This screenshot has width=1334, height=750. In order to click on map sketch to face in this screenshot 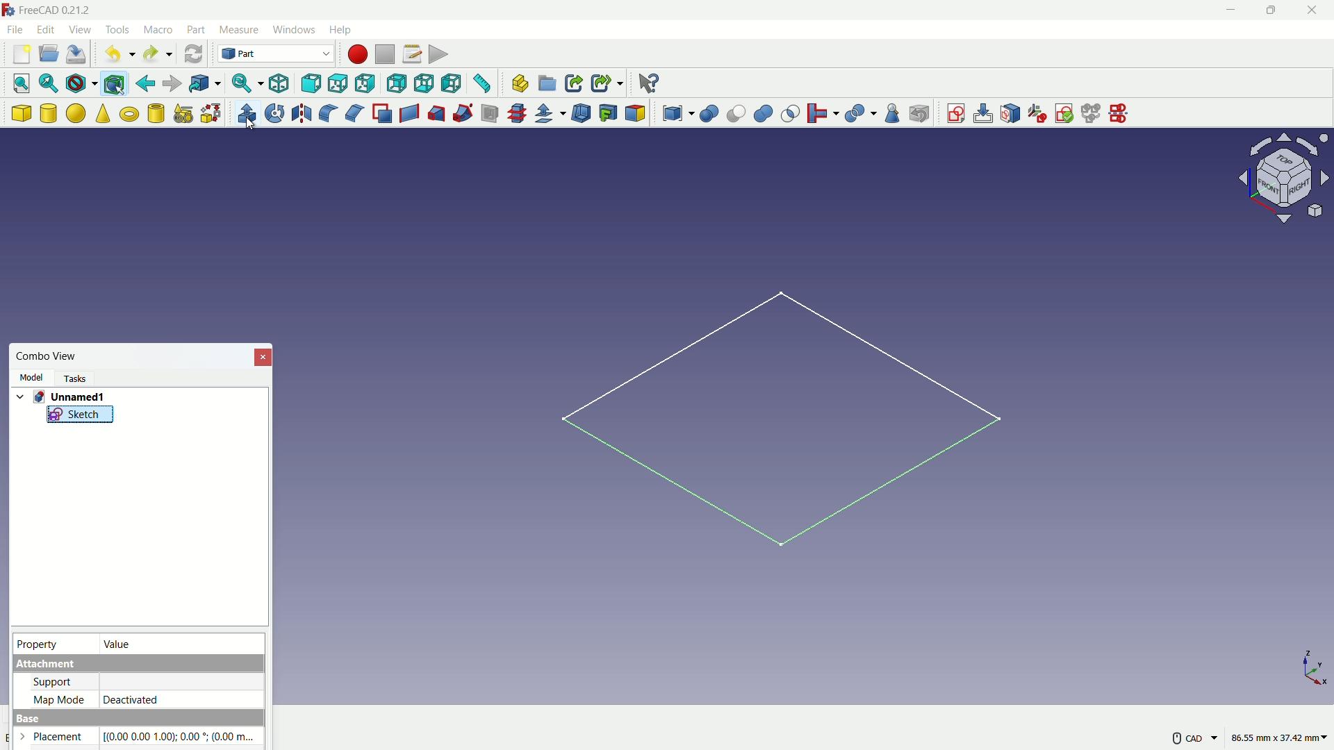, I will do `click(1010, 112)`.